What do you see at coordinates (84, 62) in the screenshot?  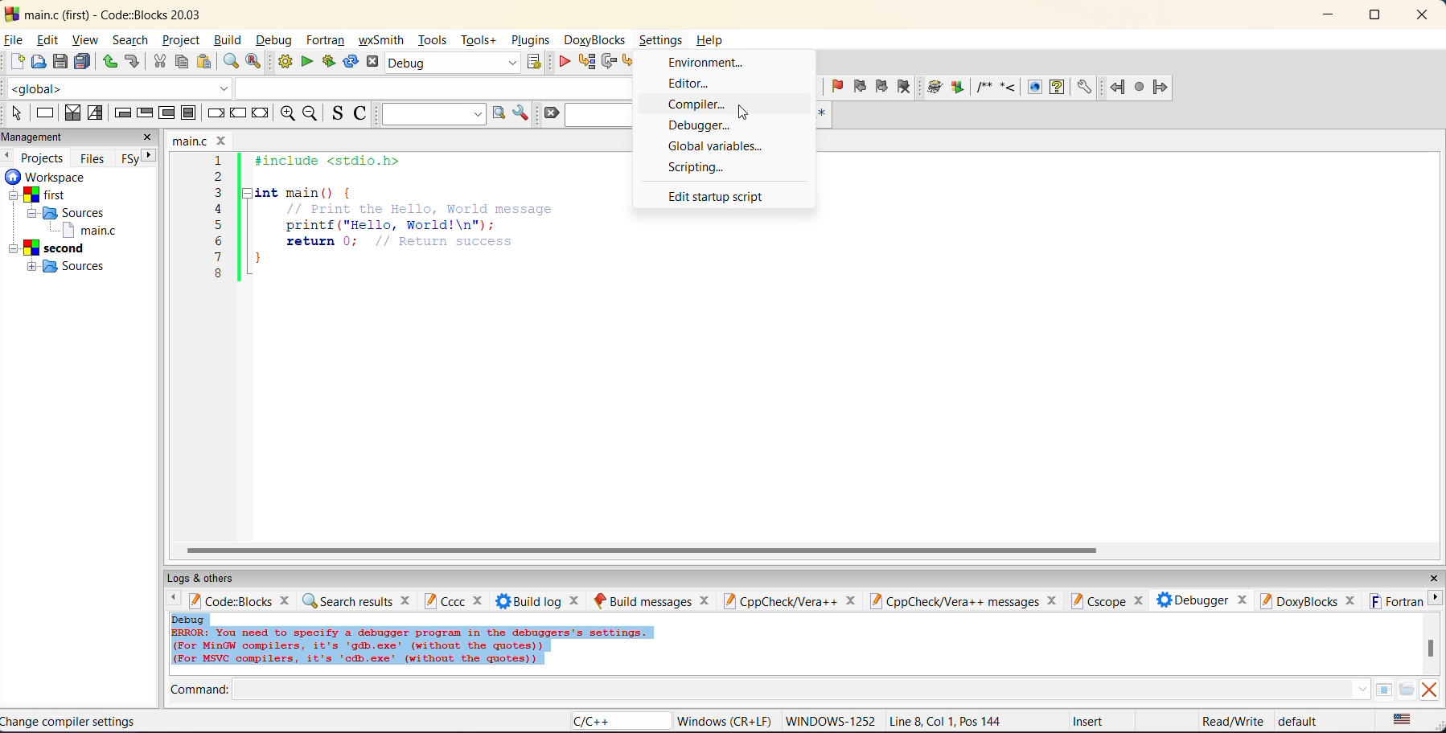 I see `save everything` at bounding box center [84, 62].